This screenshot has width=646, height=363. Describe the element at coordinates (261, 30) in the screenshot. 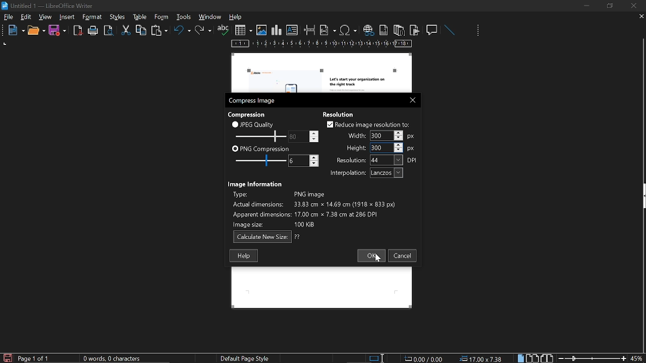

I see `insert image` at that location.